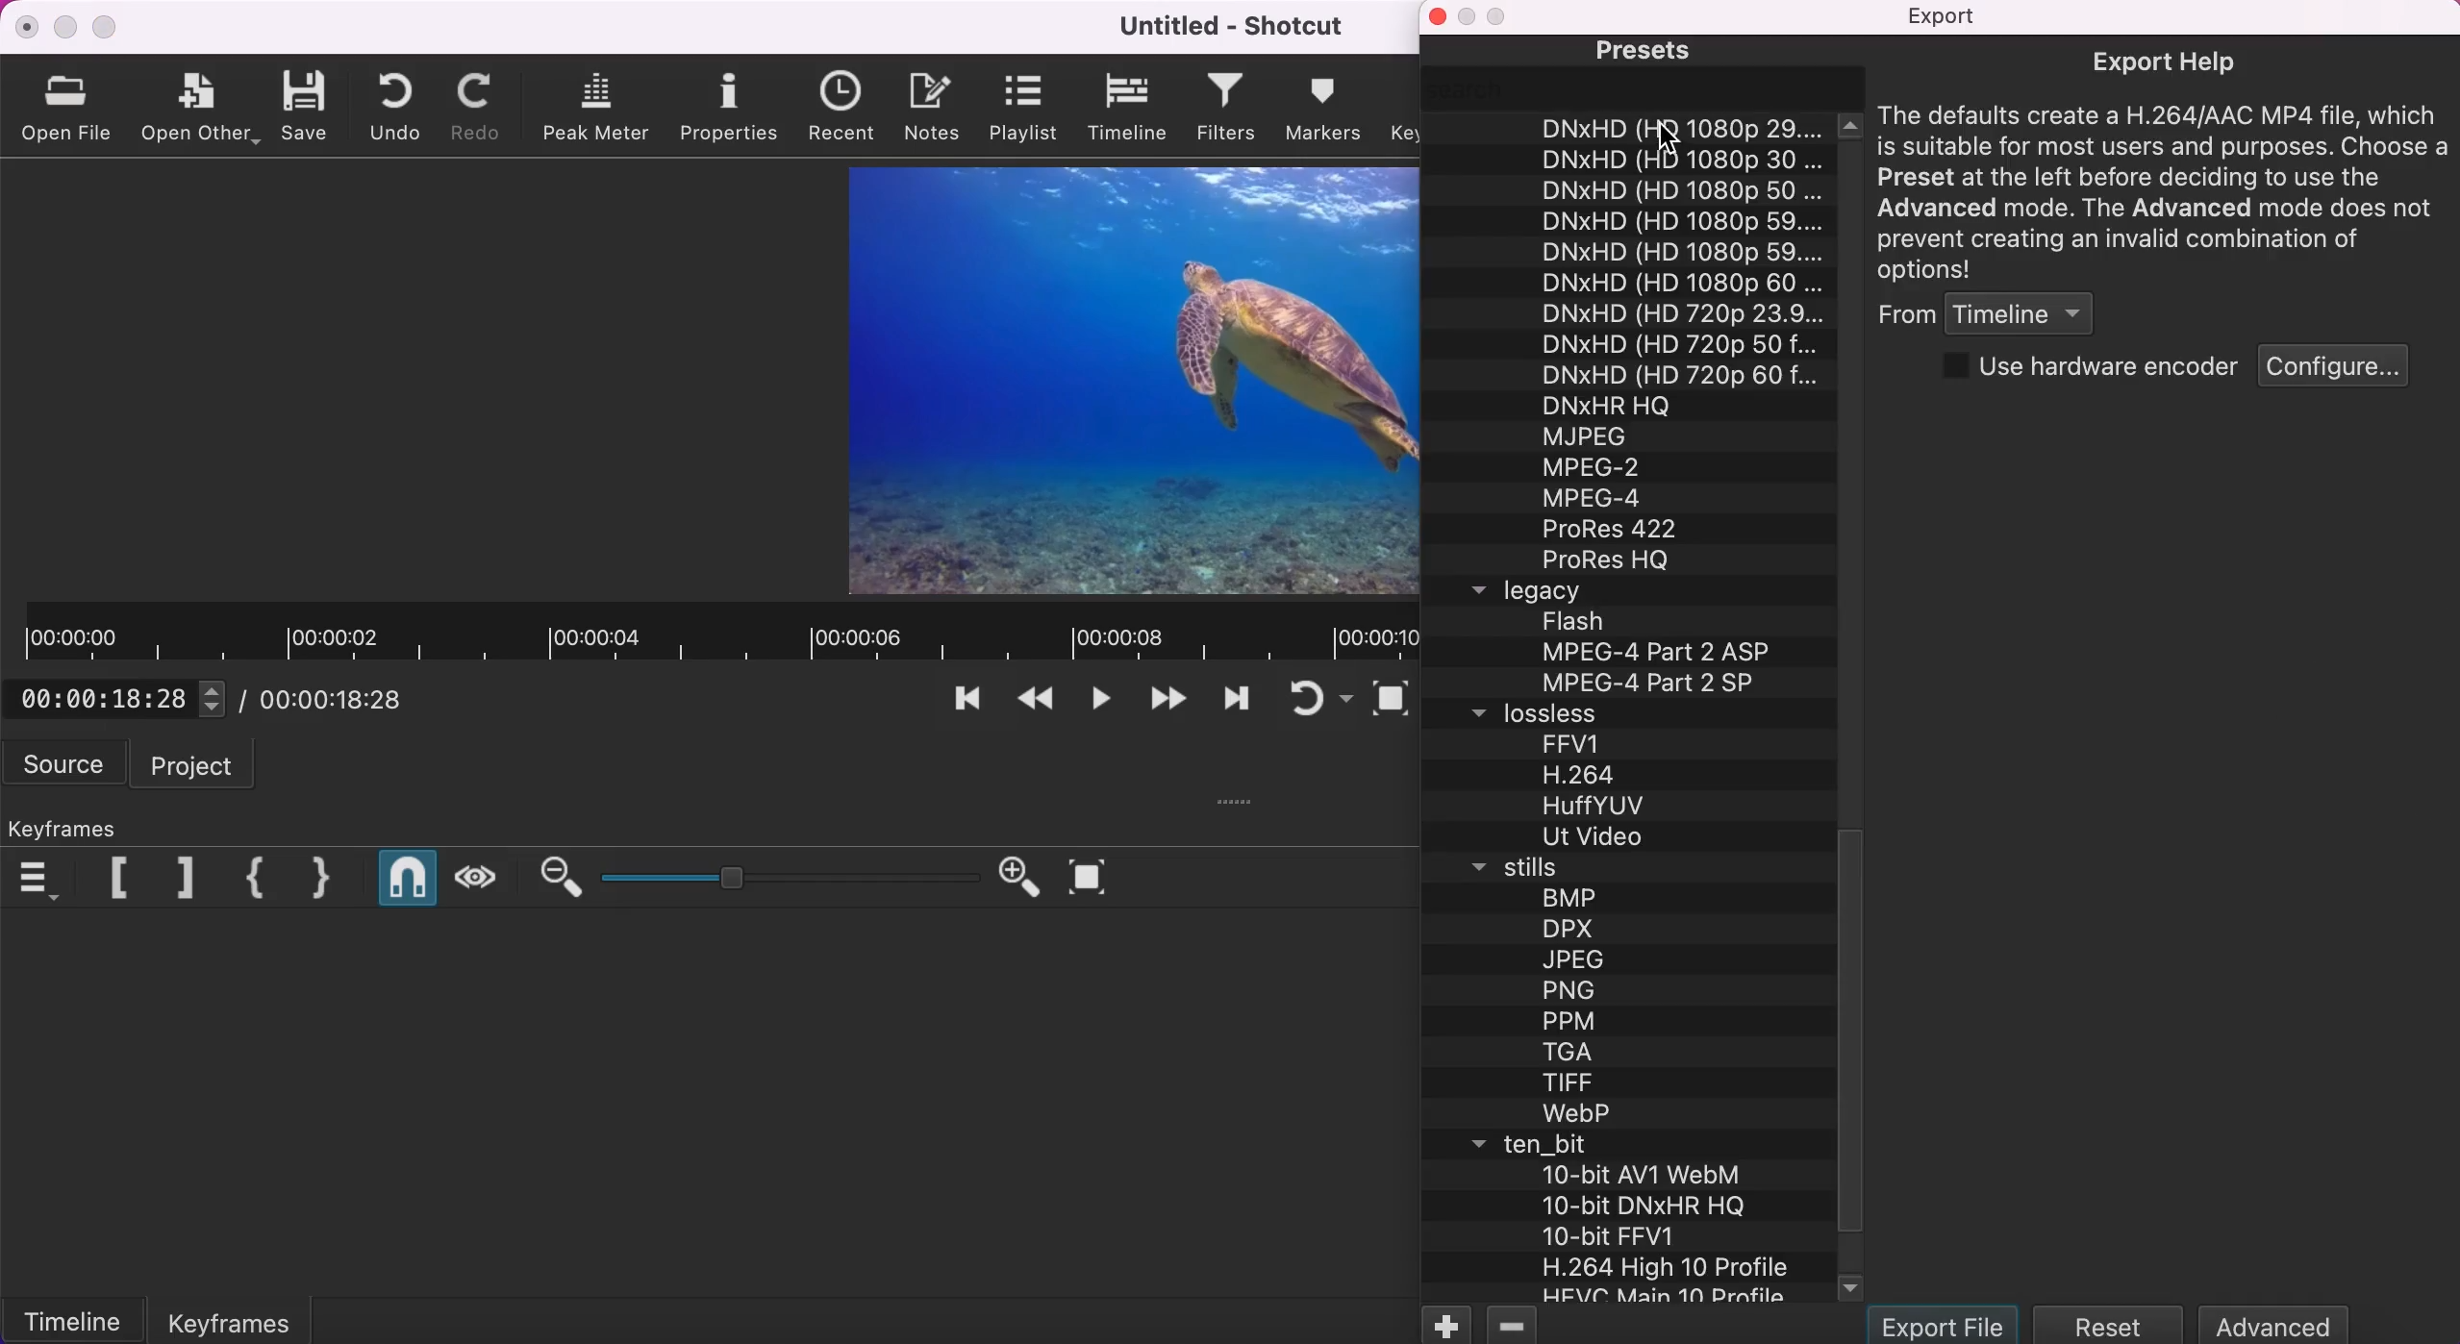 This screenshot has width=2460, height=1344. Describe the element at coordinates (1315, 700) in the screenshot. I see `toggle player looping` at that location.